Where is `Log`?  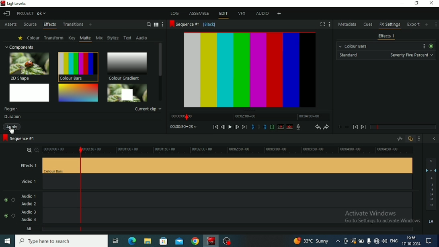 Log is located at coordinates (175, 13).